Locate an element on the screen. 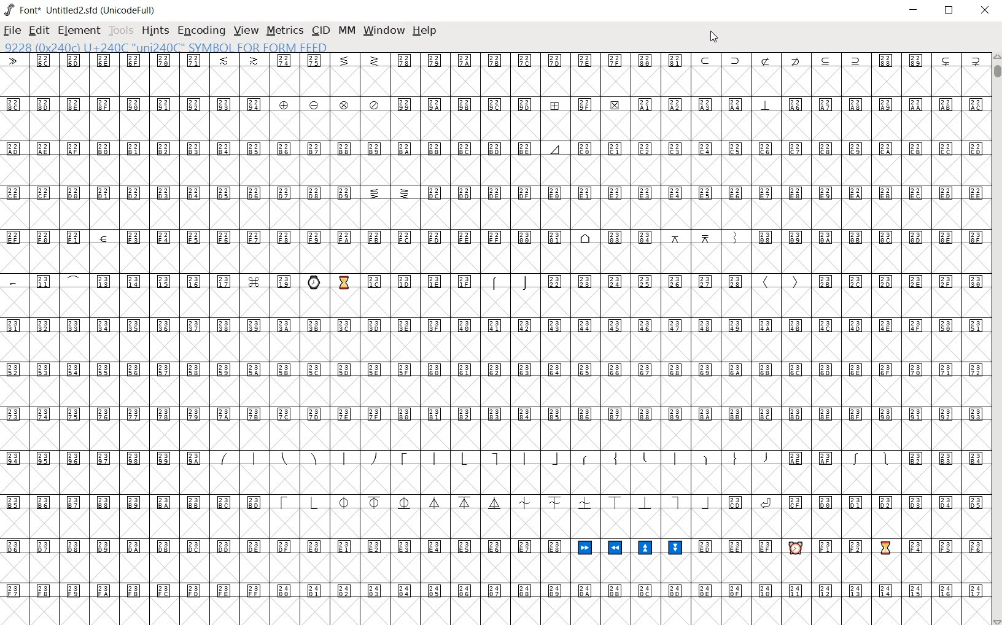 Image resolution: width=1002 pixels, height=625 pixels. cid is located at coordinates (319, 31).